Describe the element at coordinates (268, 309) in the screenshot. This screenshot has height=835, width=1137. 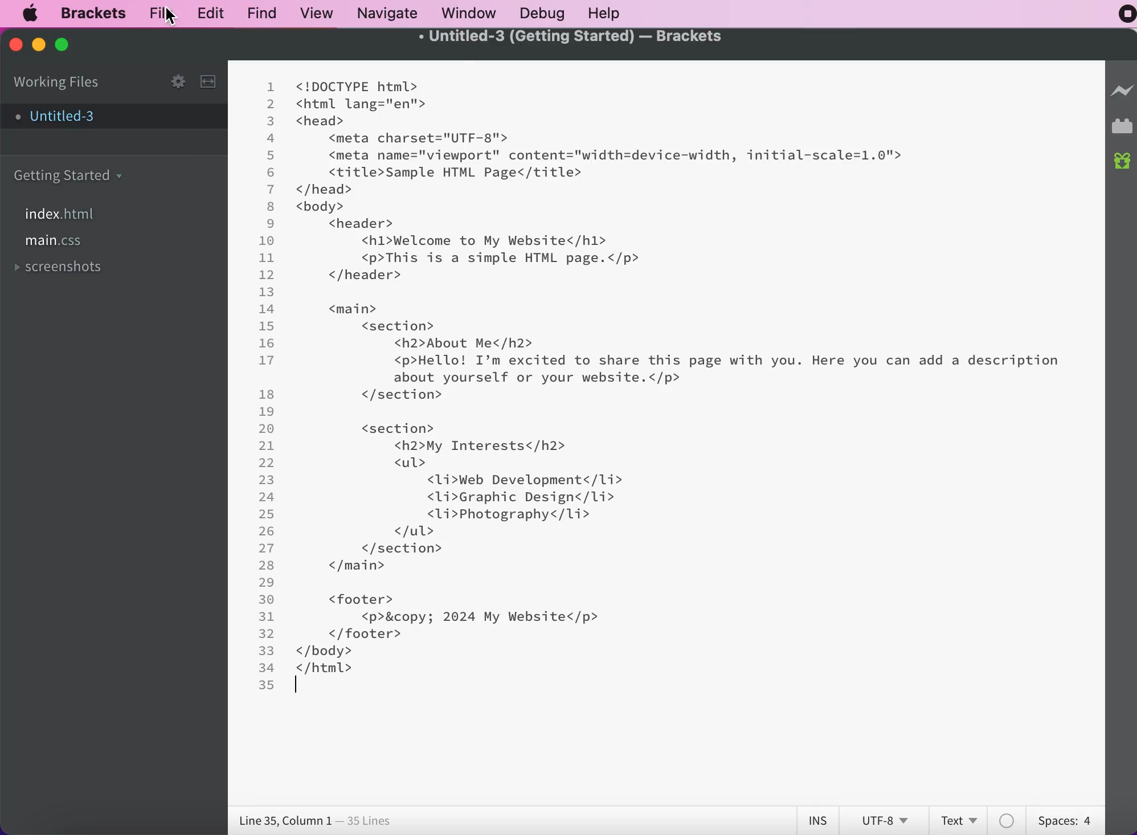
I see `14` at that location.